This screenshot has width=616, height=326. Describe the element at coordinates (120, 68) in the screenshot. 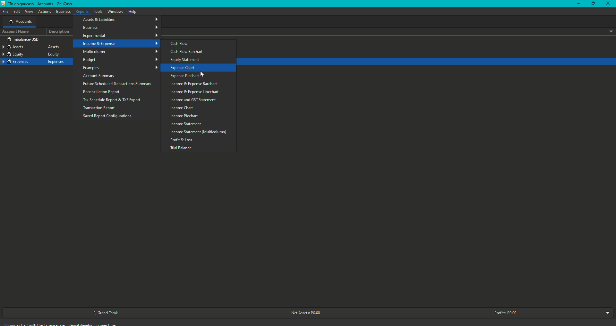

I see `Examples` at that location.